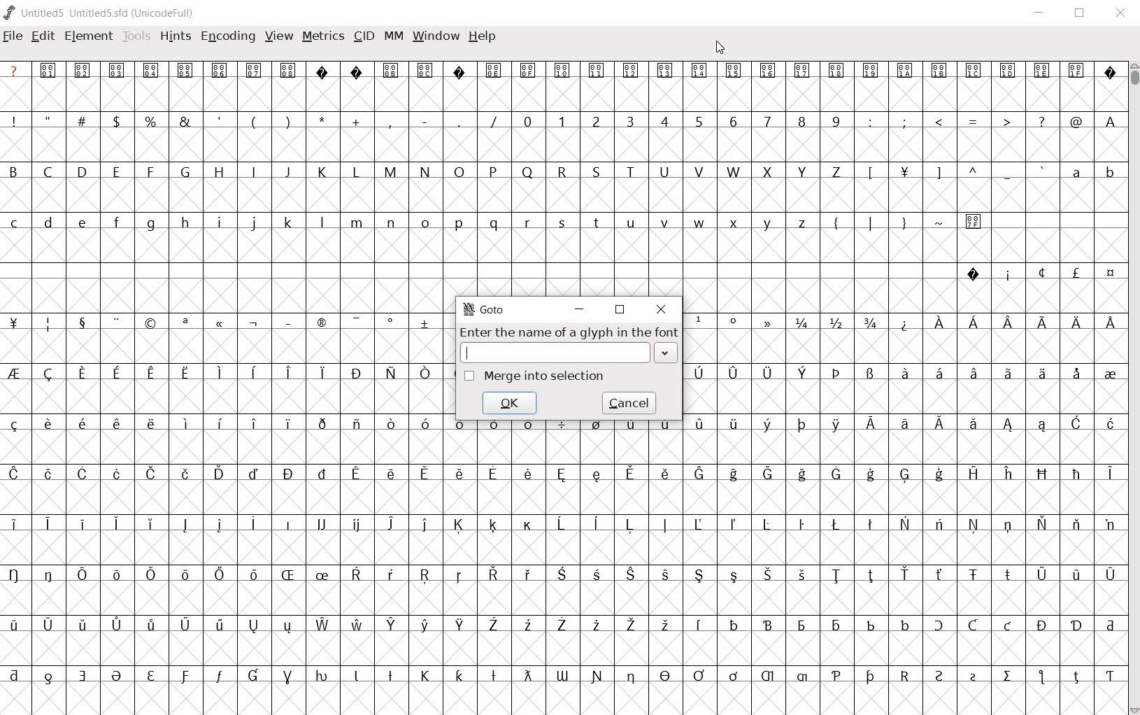 The width and height of the screenshot is (1140, 715). I want to click on close, so click(662, 309).